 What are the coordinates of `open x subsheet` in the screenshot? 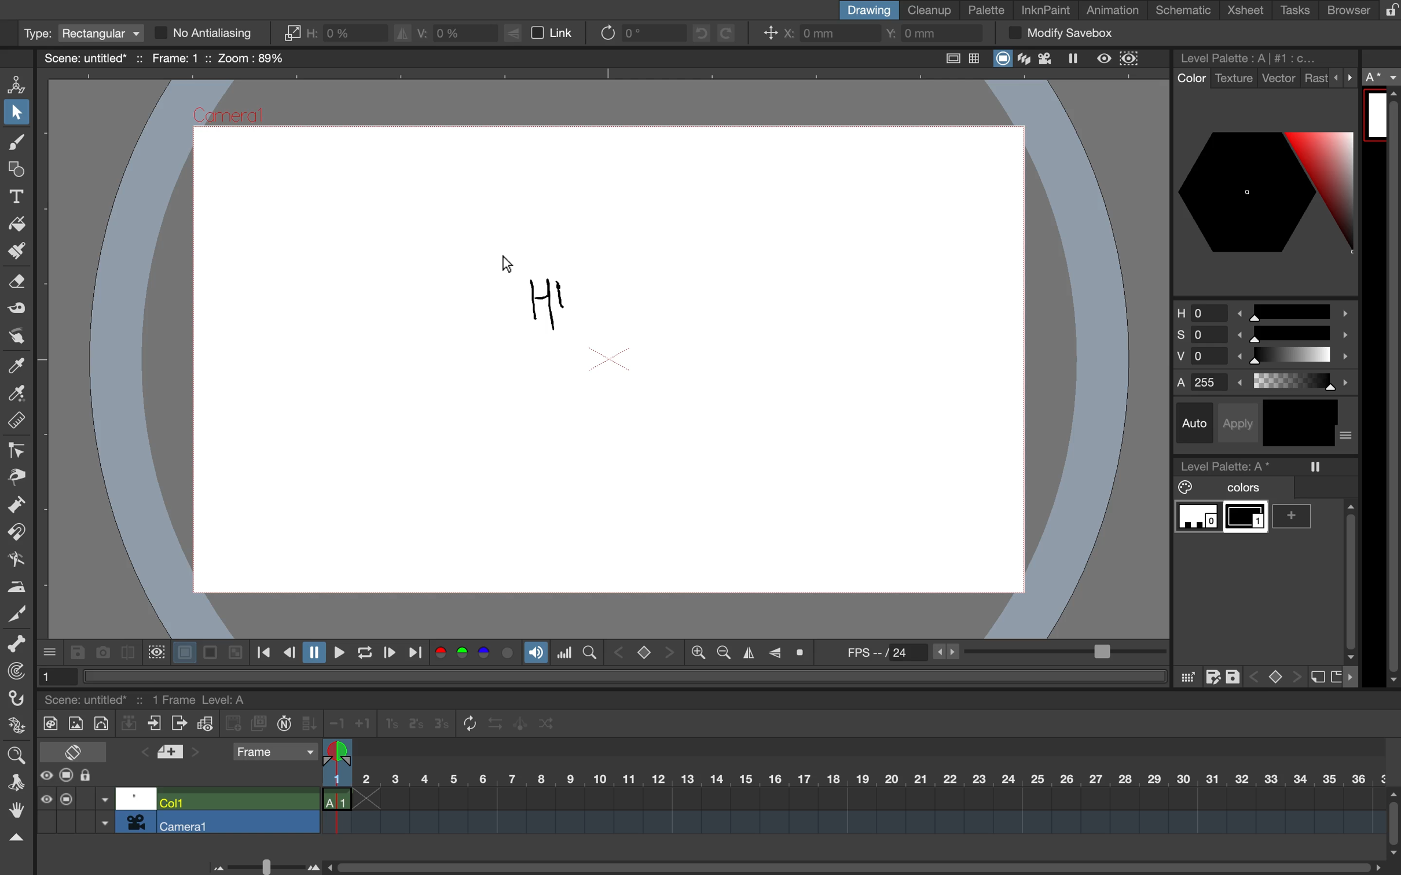 It's located at (177, 723).